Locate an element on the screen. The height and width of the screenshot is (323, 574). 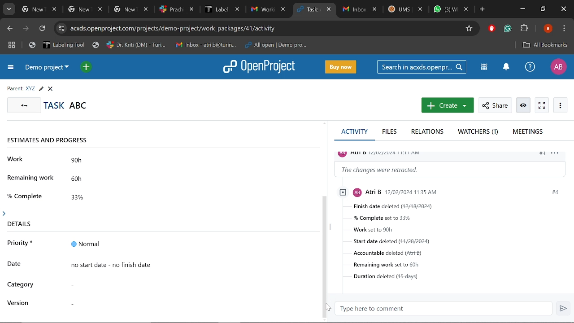
Send is located at coordinates (563, 308).